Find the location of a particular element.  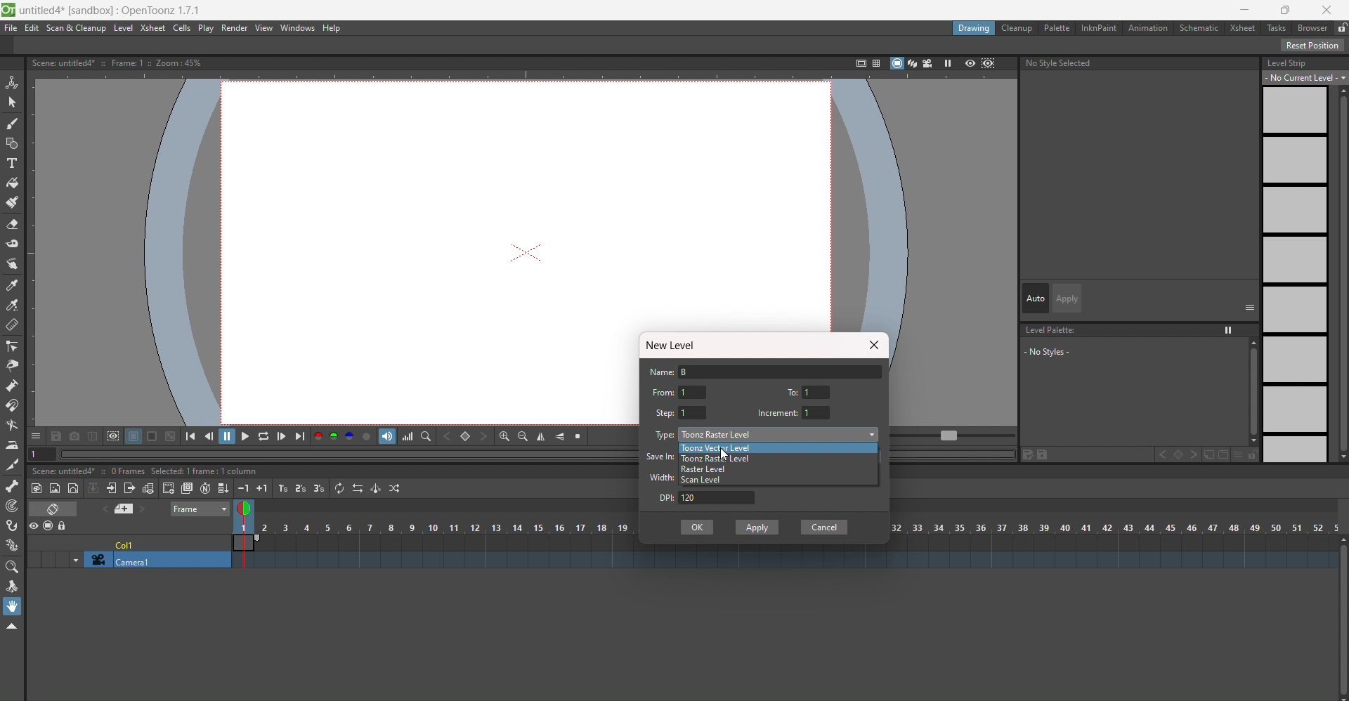

tape tool is located at coordinates (13, 244).